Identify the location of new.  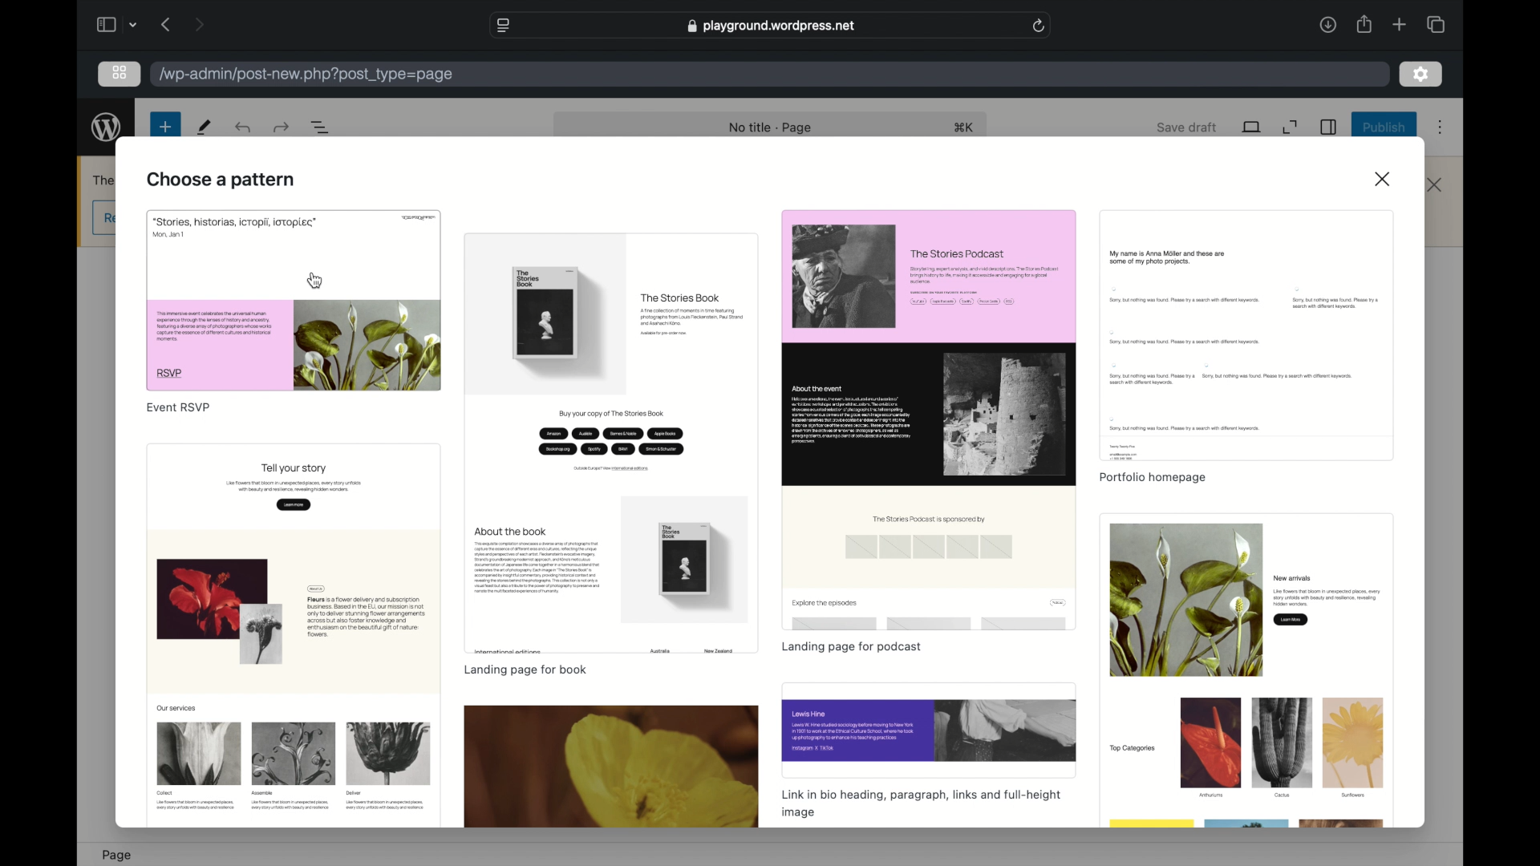
(165, 126).